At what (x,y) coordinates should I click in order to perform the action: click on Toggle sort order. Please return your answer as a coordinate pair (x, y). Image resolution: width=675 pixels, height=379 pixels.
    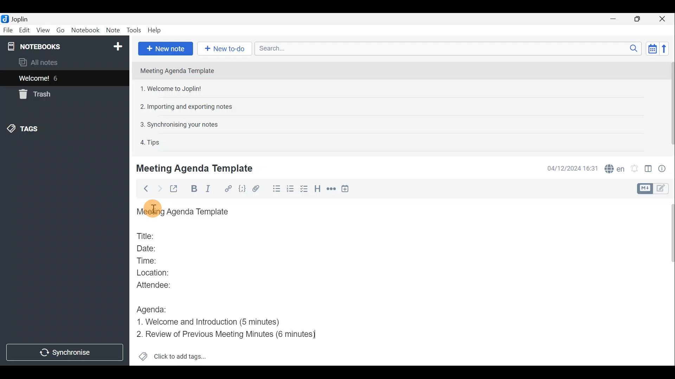
    Looking at the image, I should click on (651, 48).